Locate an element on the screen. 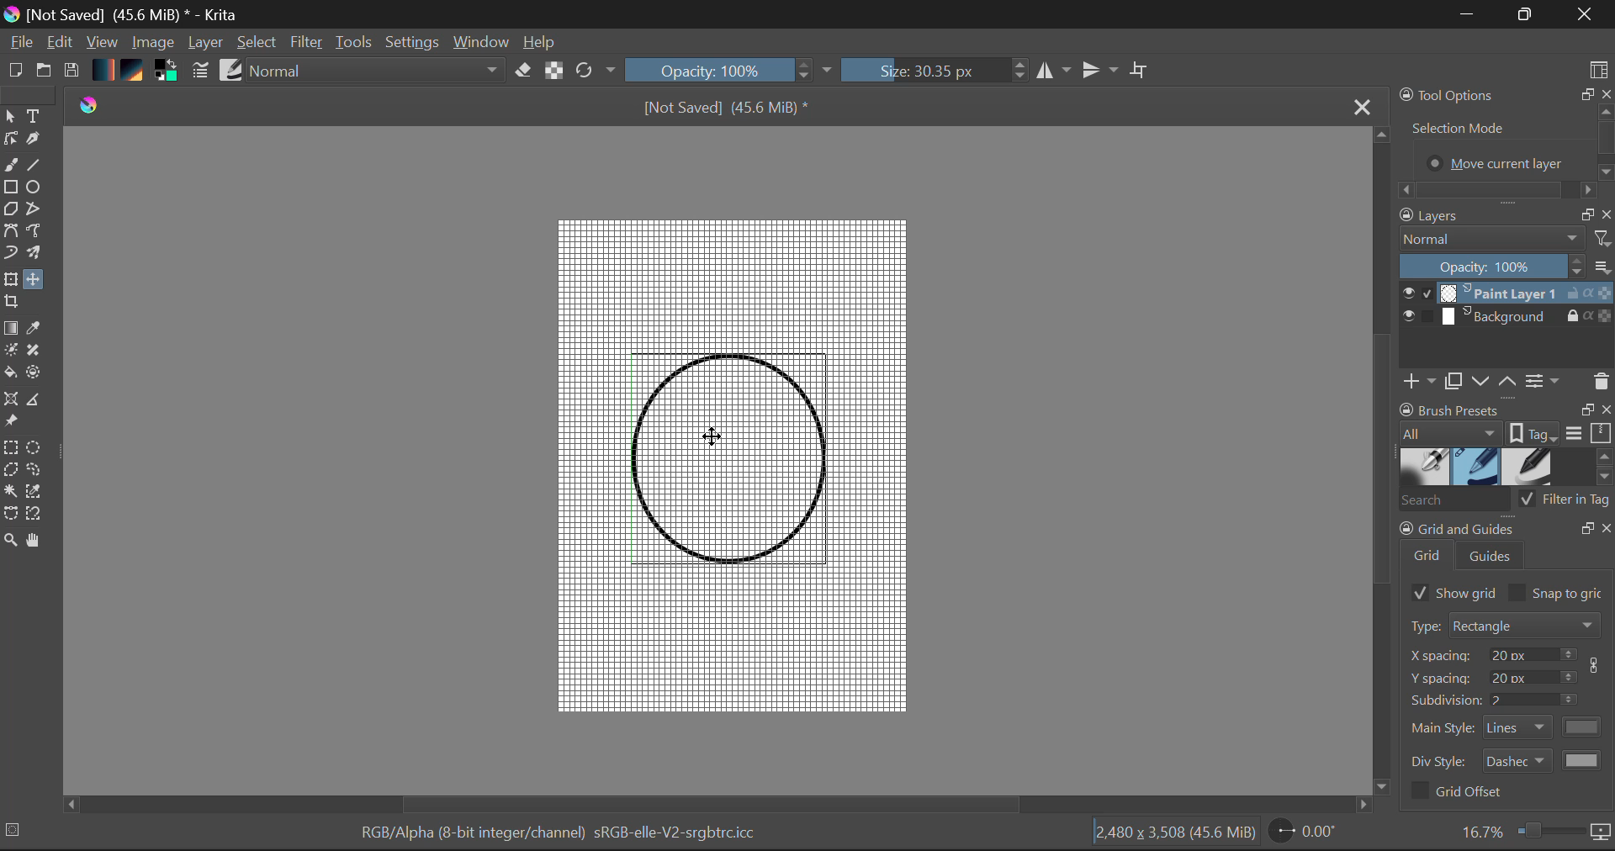 The height and width of the screenshot is (851, 1615). Bezier Curve is located at coordinates (10, 233).